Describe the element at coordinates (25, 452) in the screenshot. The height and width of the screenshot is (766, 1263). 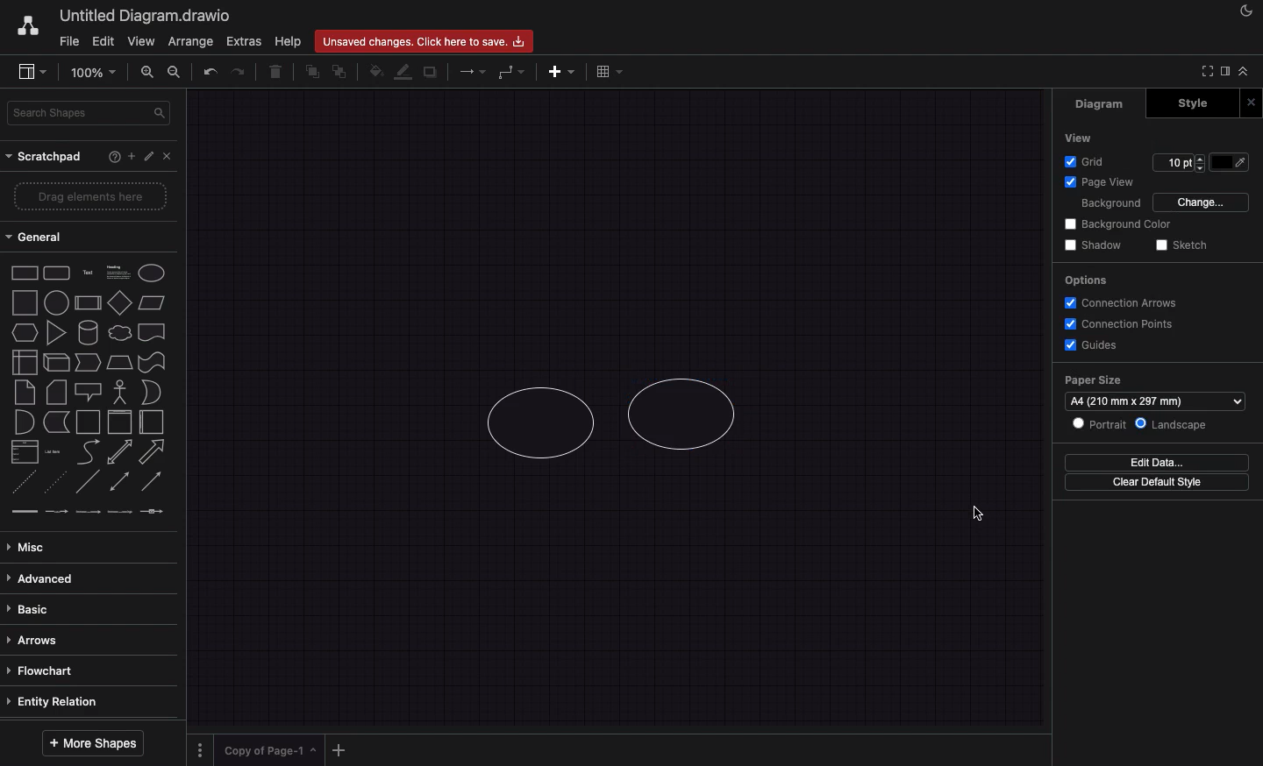
I see `list` at that location.